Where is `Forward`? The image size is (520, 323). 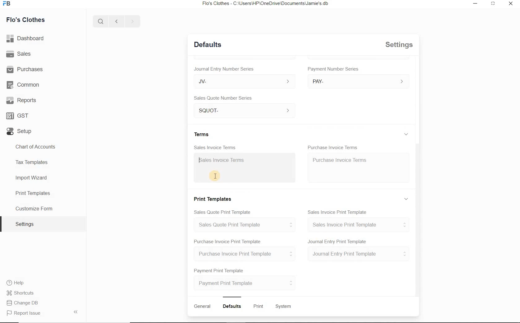
Forward is located at coordinates (132, 20).